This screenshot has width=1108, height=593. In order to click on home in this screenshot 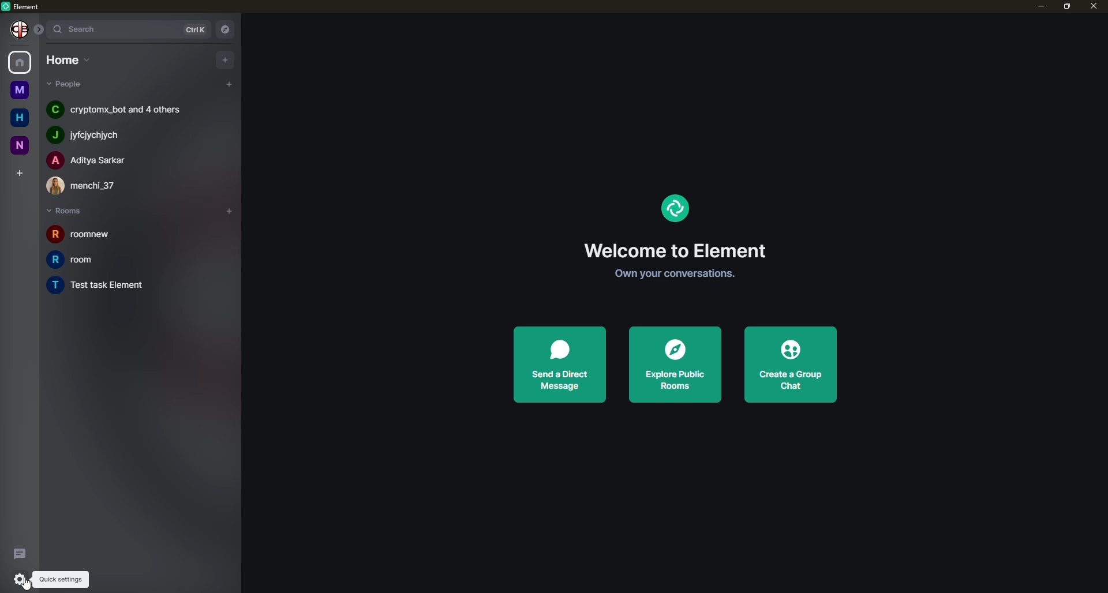, I will do `click(66, 61)`.